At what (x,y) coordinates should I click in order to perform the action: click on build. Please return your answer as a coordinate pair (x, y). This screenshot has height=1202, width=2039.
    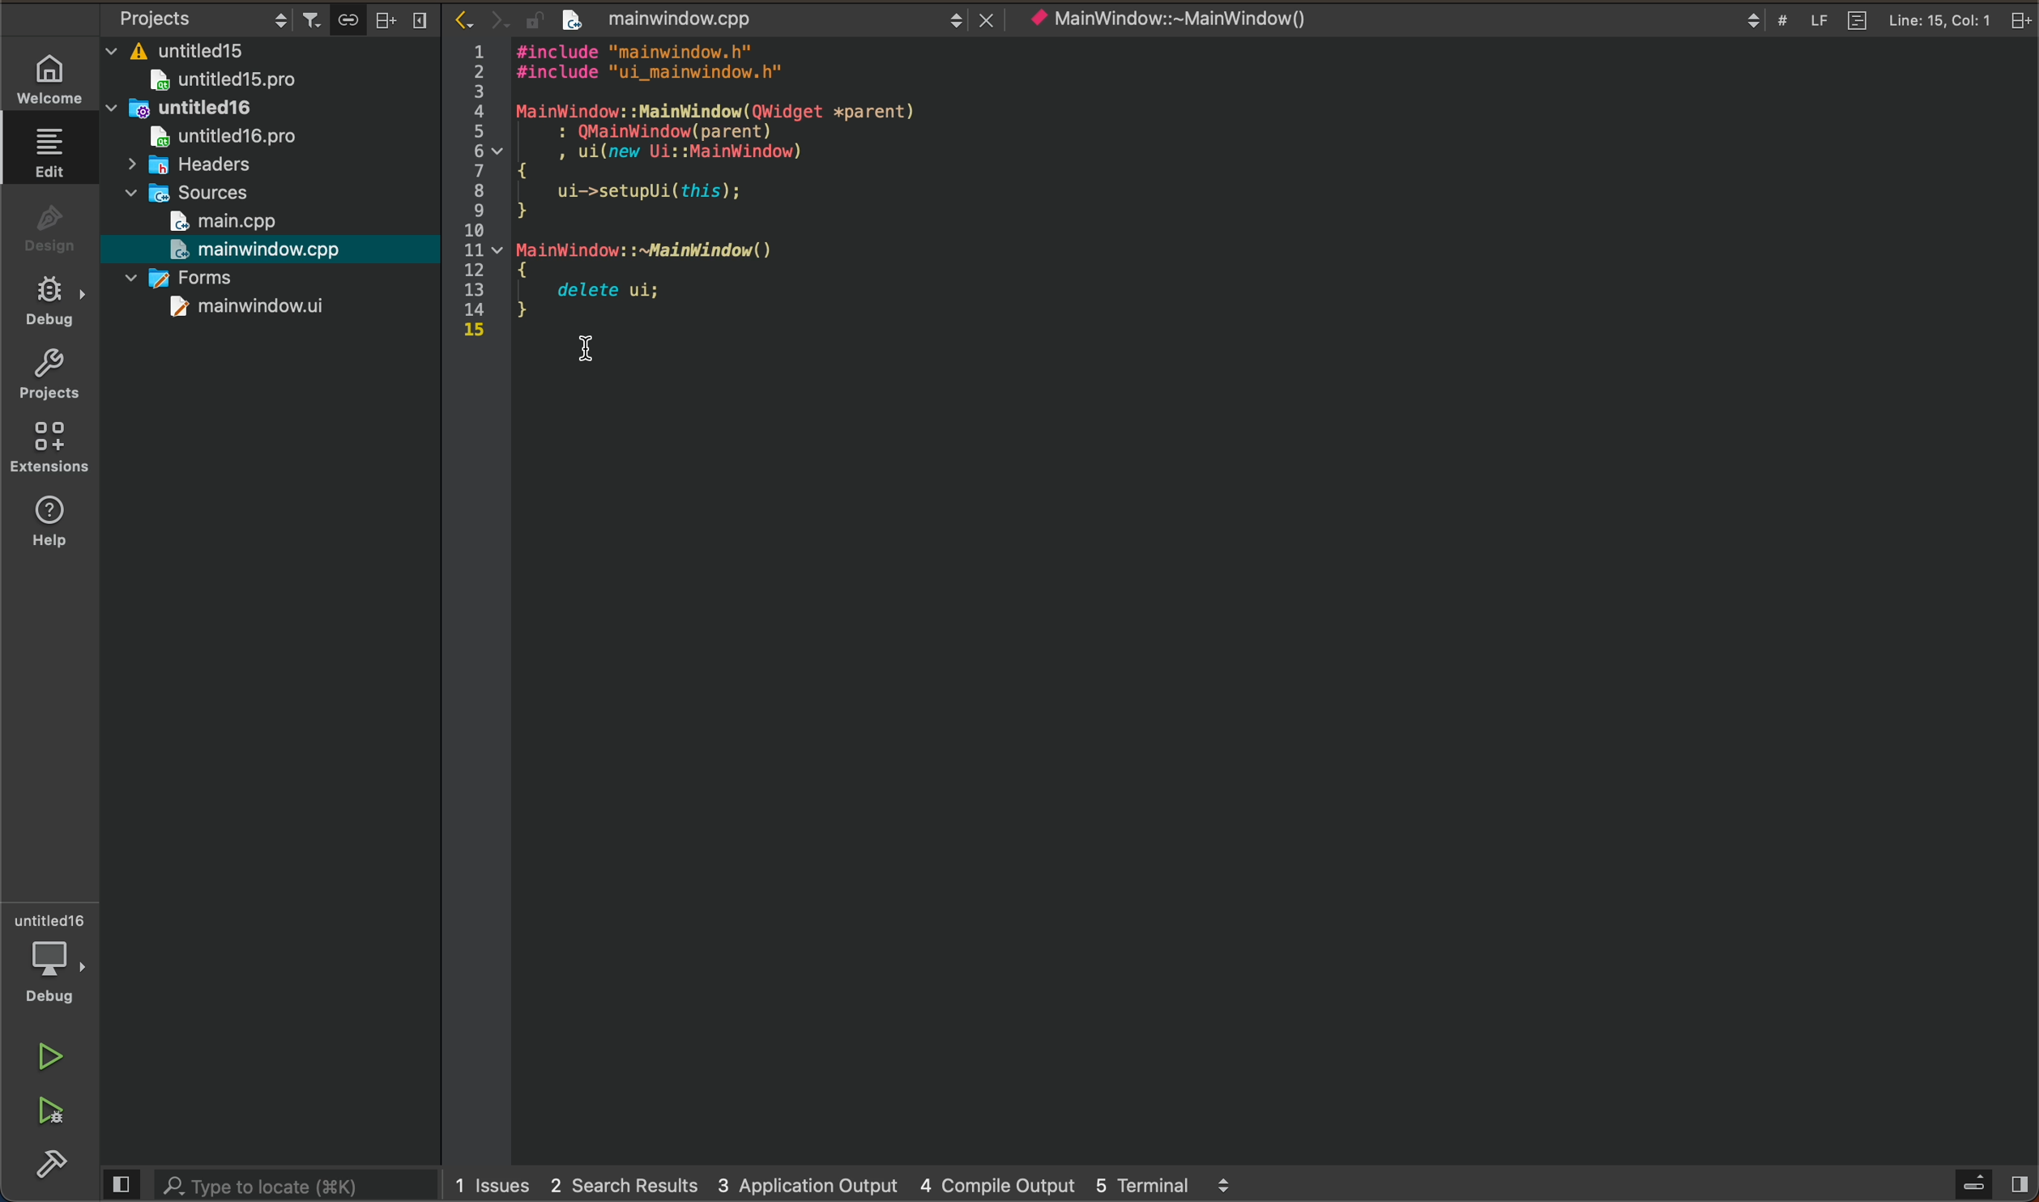
    Looking at the image, I should click on (48, 1166).